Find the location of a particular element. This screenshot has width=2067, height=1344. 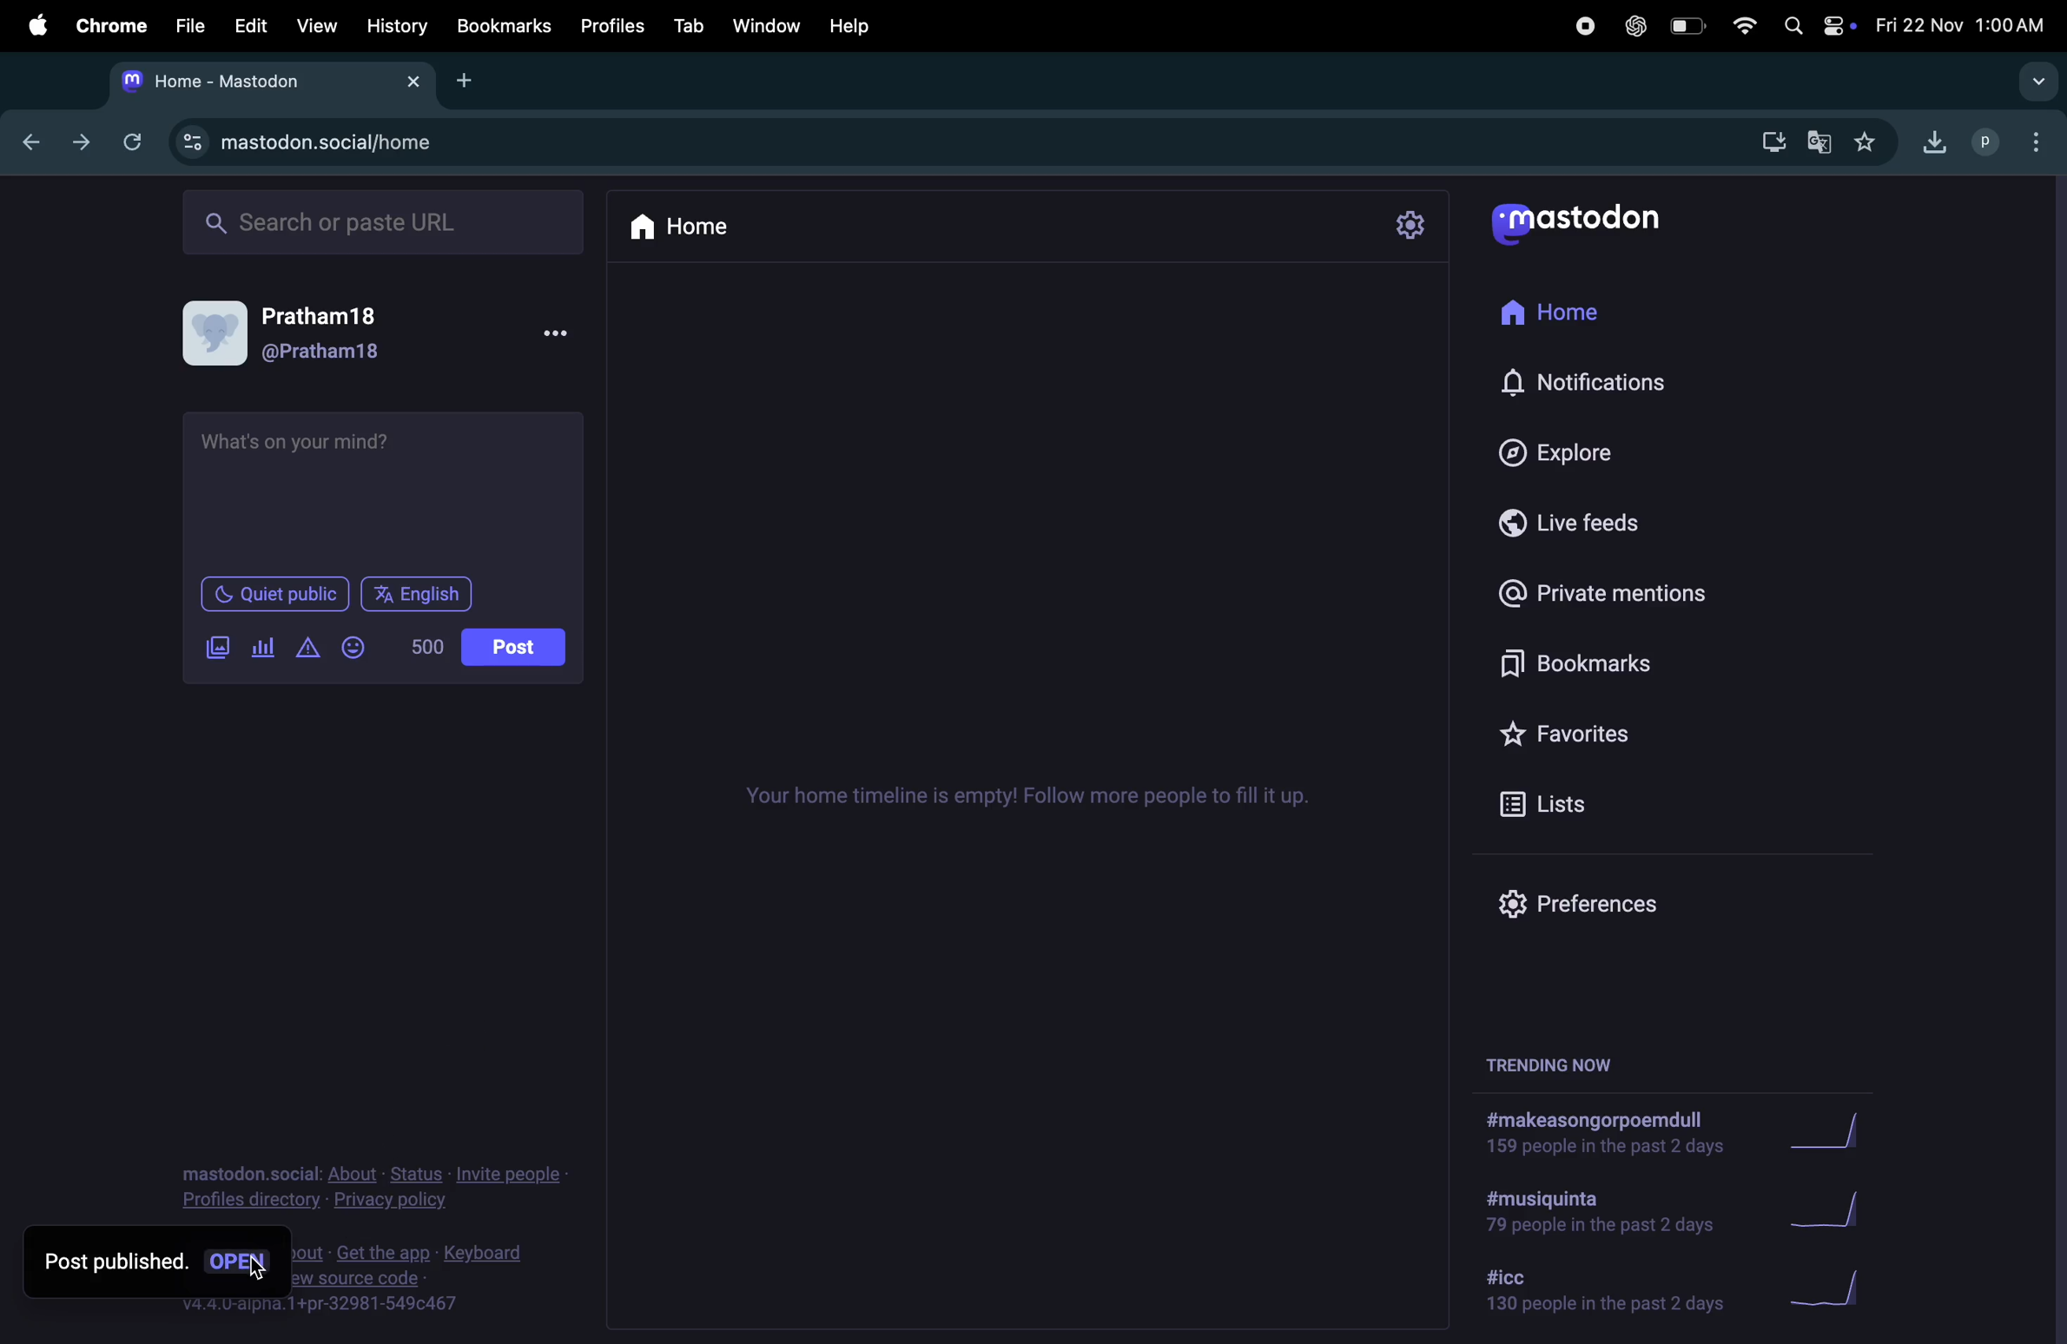

edit is located at coordinates (250, 26).